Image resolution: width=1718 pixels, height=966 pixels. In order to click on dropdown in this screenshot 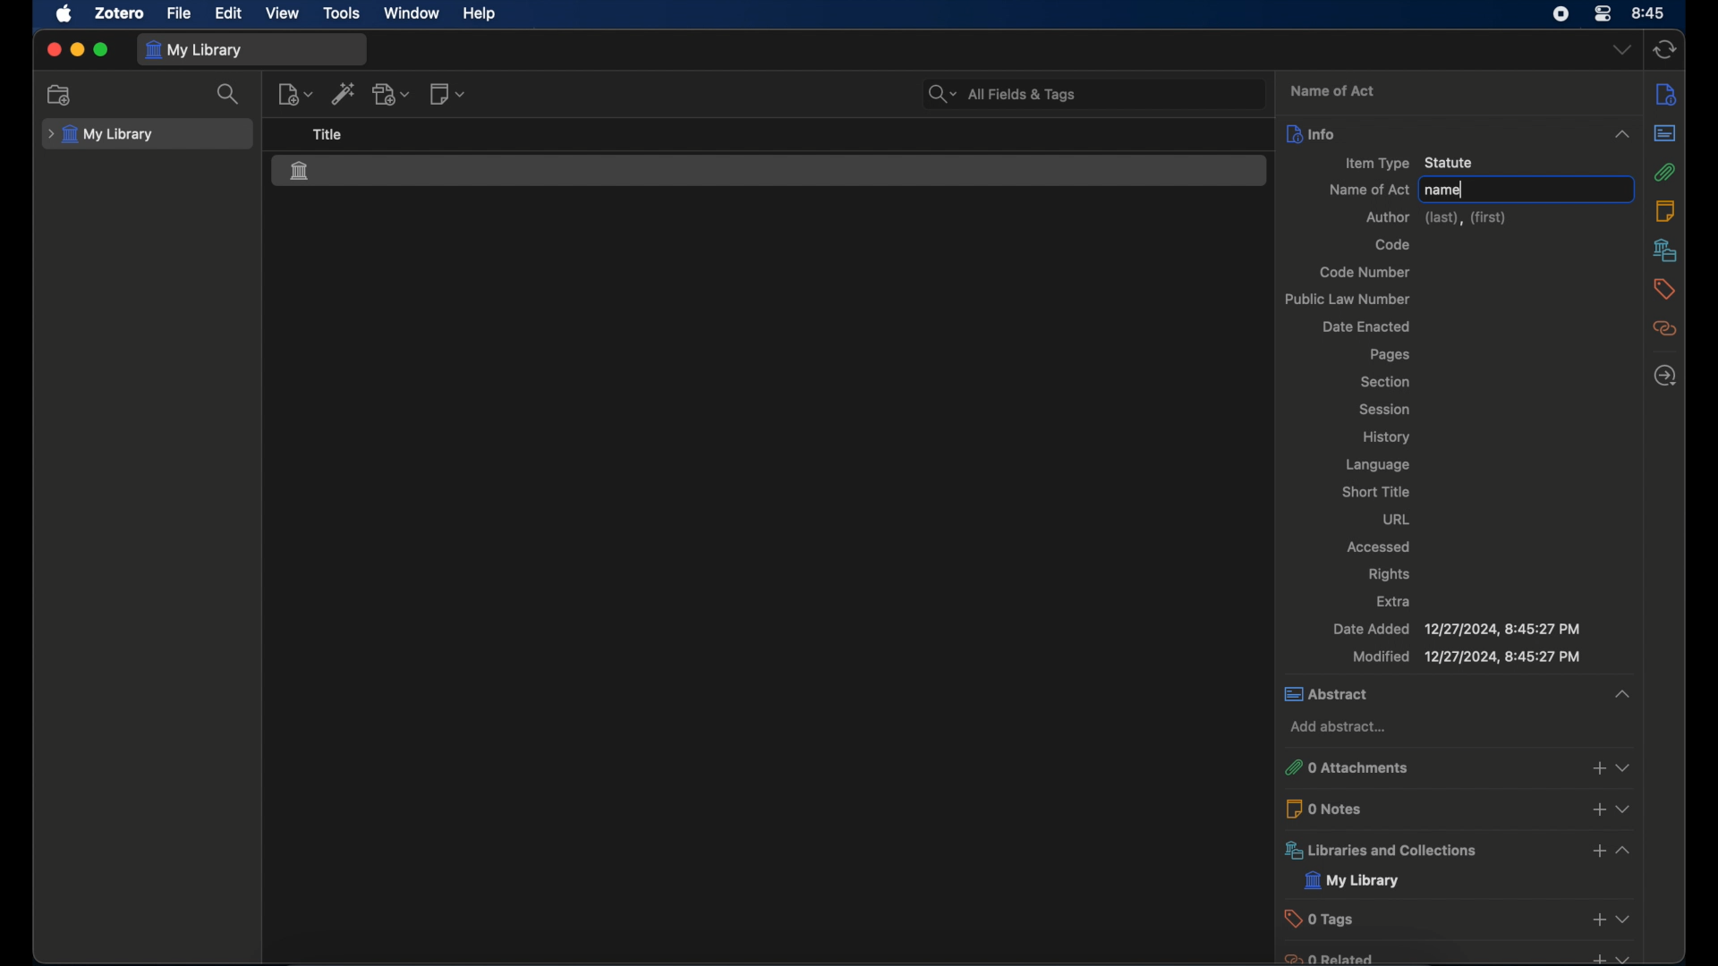, I will do `click(1623, 768)`.